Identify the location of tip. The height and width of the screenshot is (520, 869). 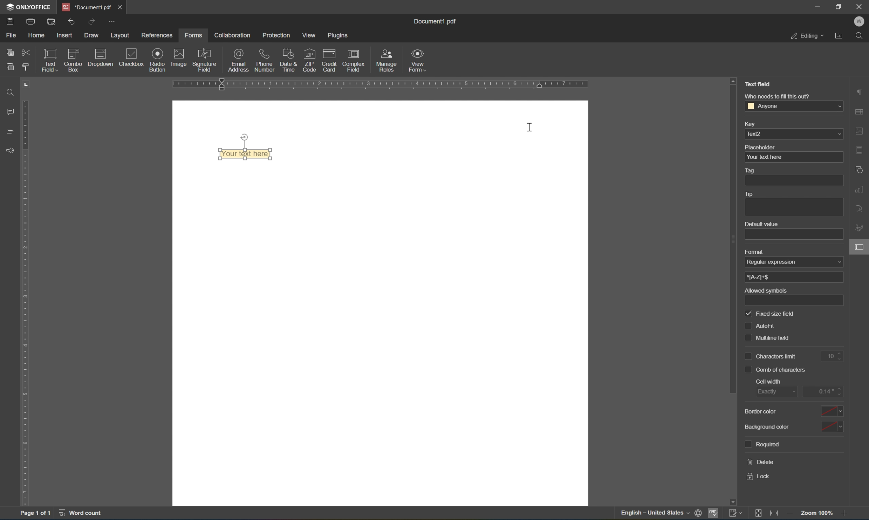
(750, 193).